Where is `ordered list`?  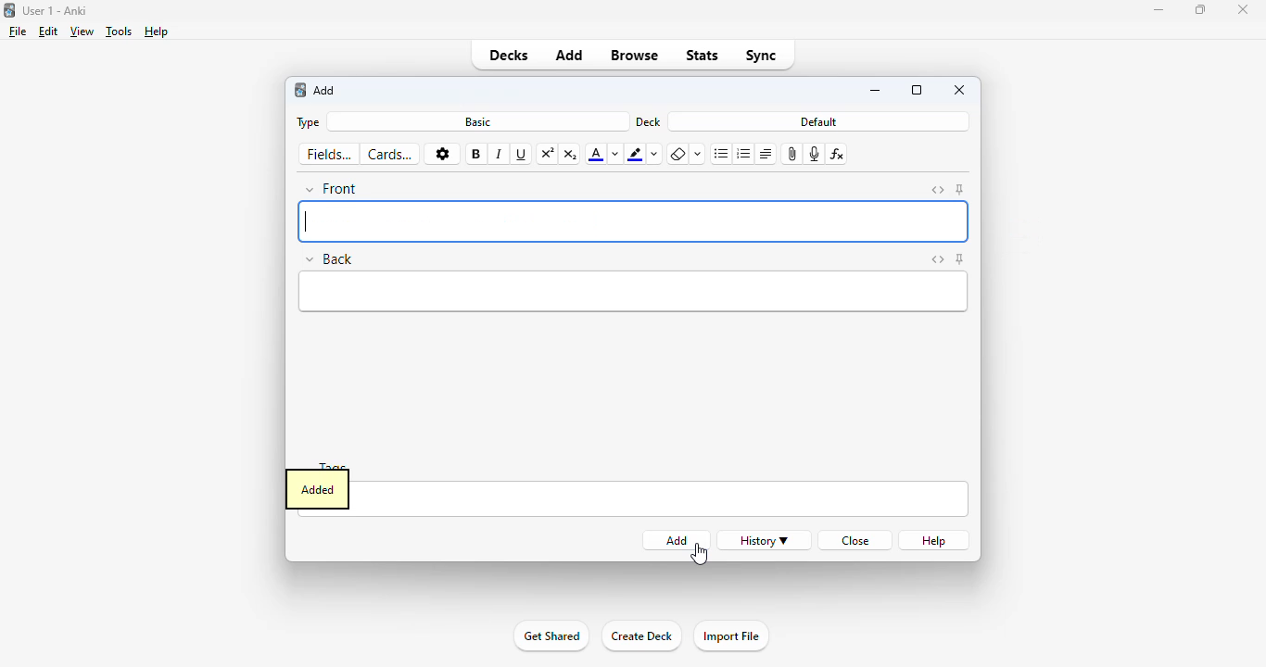
ordered list is located at coordinates (743, 155).